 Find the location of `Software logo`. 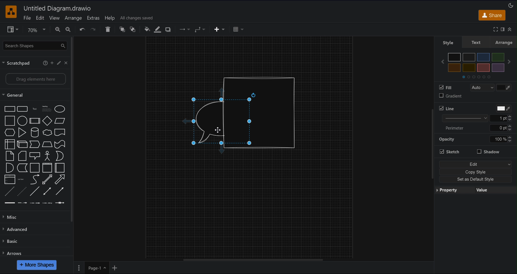

Software logo is located at coordinates (11, 12).